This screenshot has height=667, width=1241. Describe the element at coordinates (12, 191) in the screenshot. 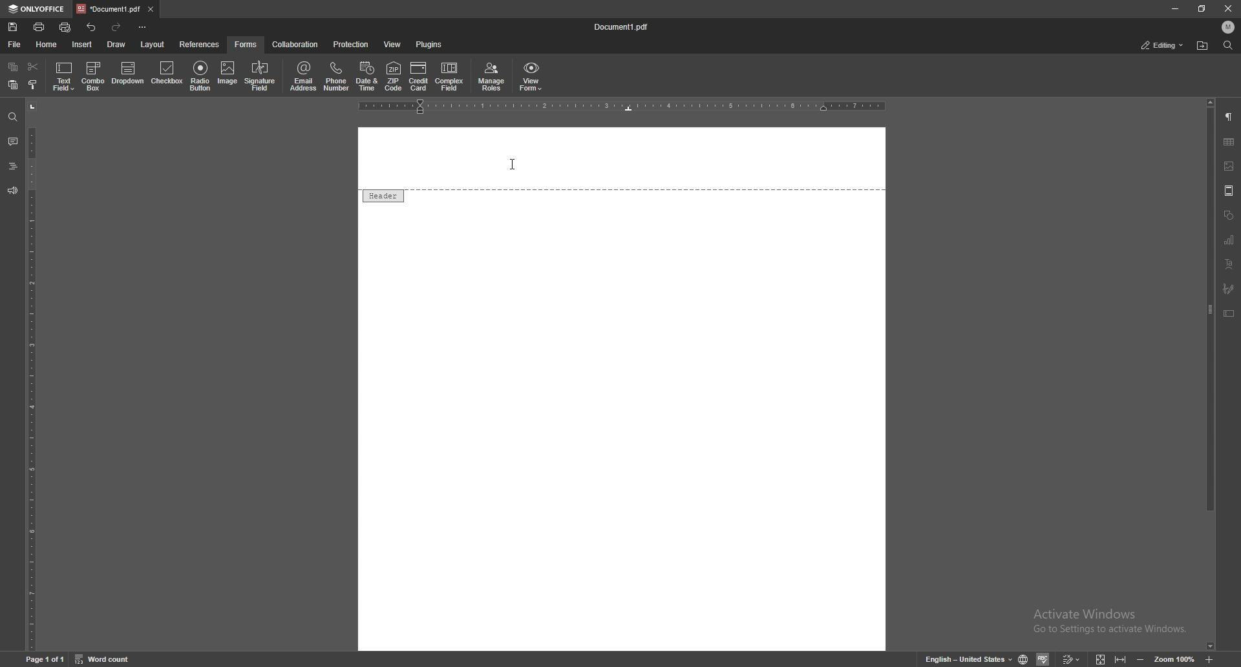

I see `feedback` at that location.